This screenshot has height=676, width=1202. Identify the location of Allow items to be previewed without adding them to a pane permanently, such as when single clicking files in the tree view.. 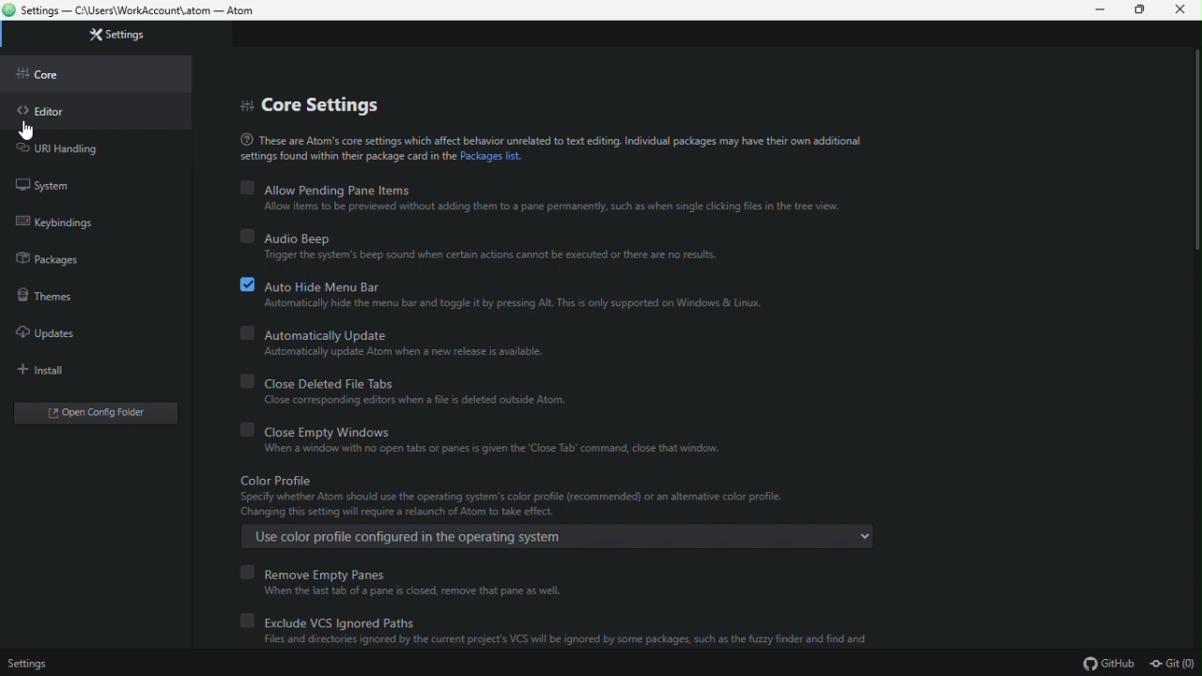
(552, 209).